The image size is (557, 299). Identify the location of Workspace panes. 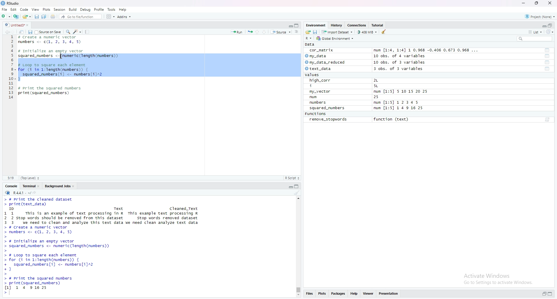
(110, 16).